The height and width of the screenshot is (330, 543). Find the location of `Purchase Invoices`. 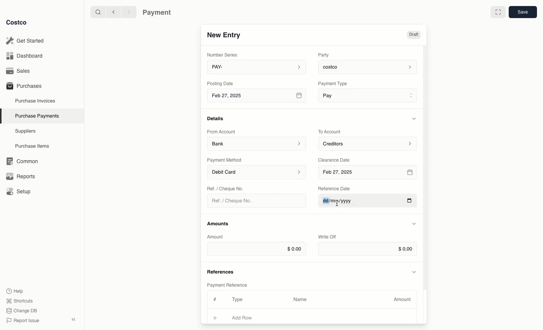

Purchase Invoices is located at coordinates (36, 101).